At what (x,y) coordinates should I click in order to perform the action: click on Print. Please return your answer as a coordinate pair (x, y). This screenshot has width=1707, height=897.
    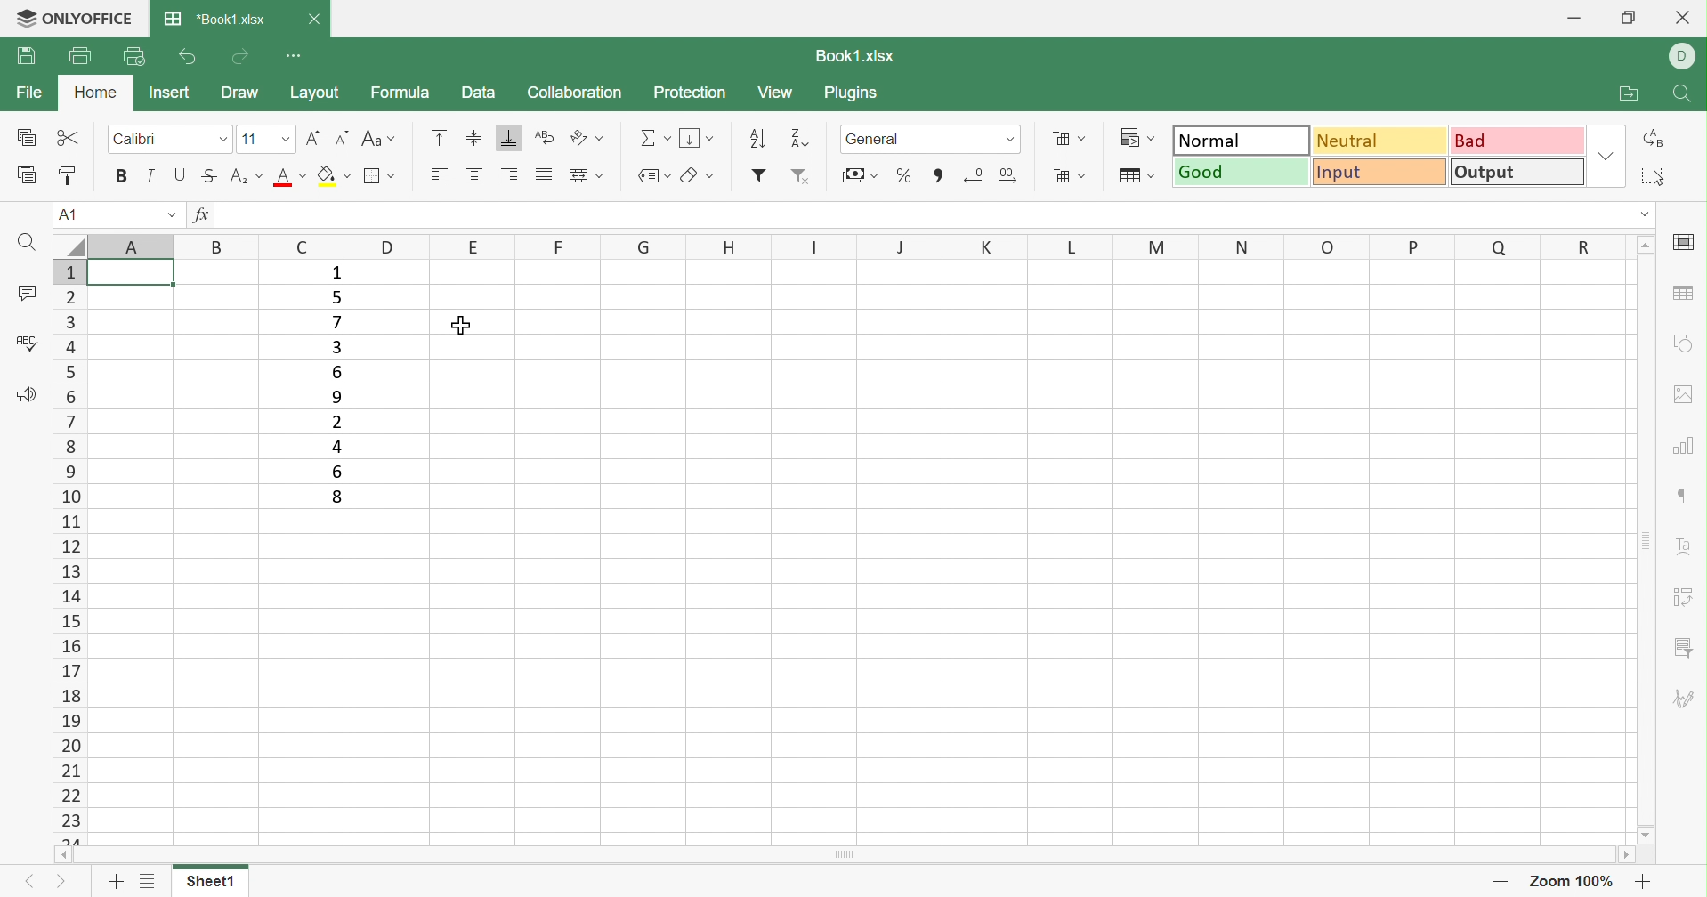
    Looking at the image, I should click on (77, 55).